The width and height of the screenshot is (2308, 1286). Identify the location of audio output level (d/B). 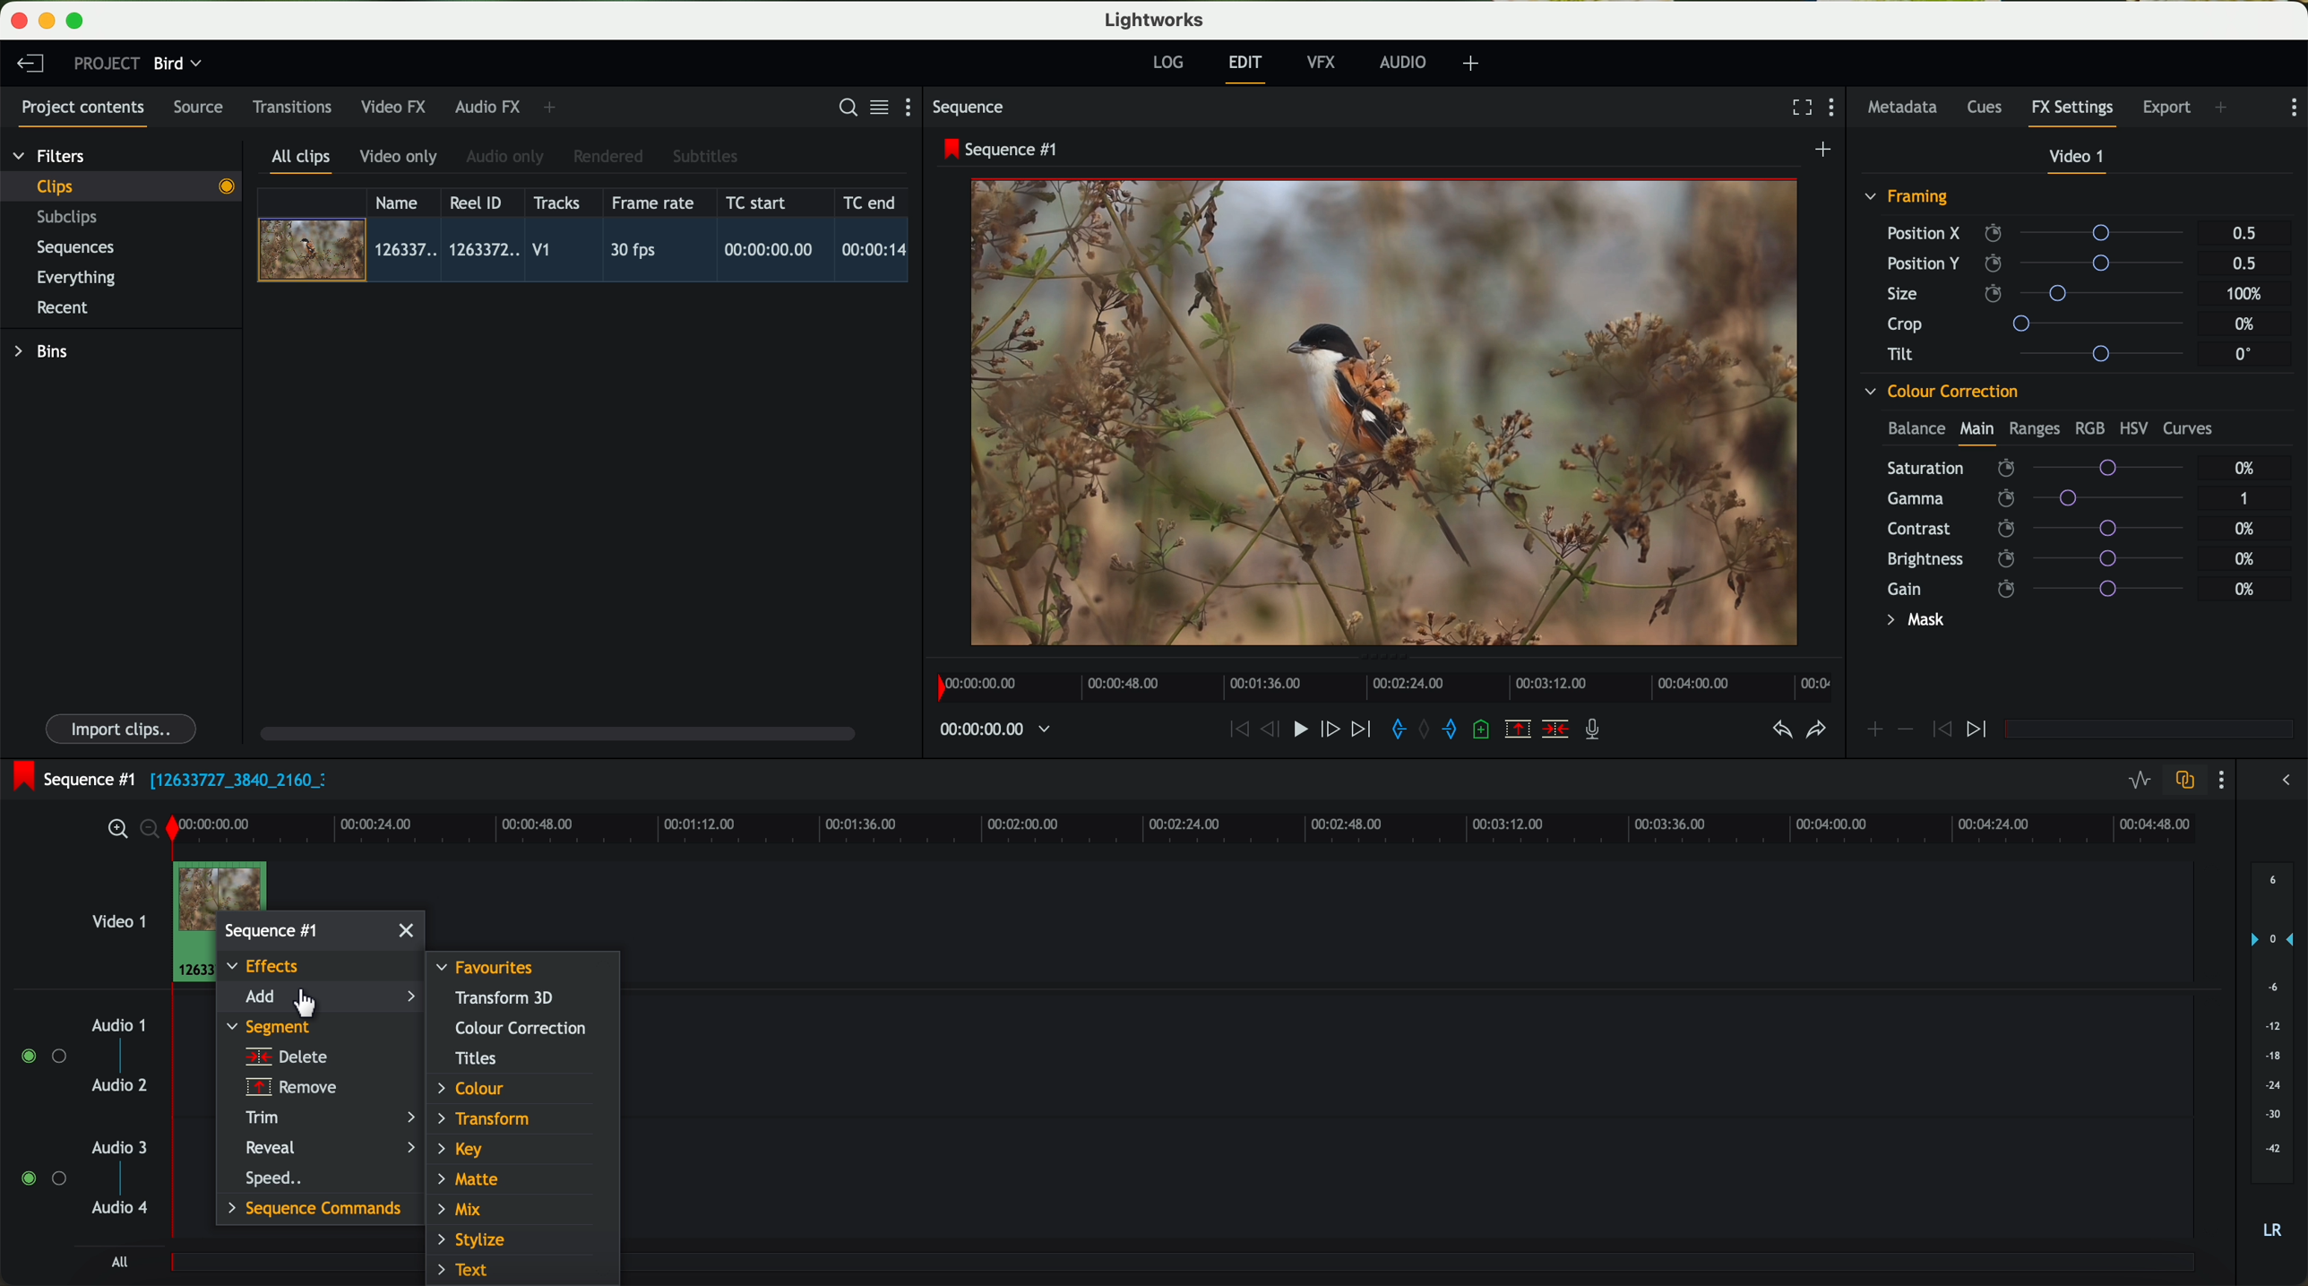
(2273, 1057).